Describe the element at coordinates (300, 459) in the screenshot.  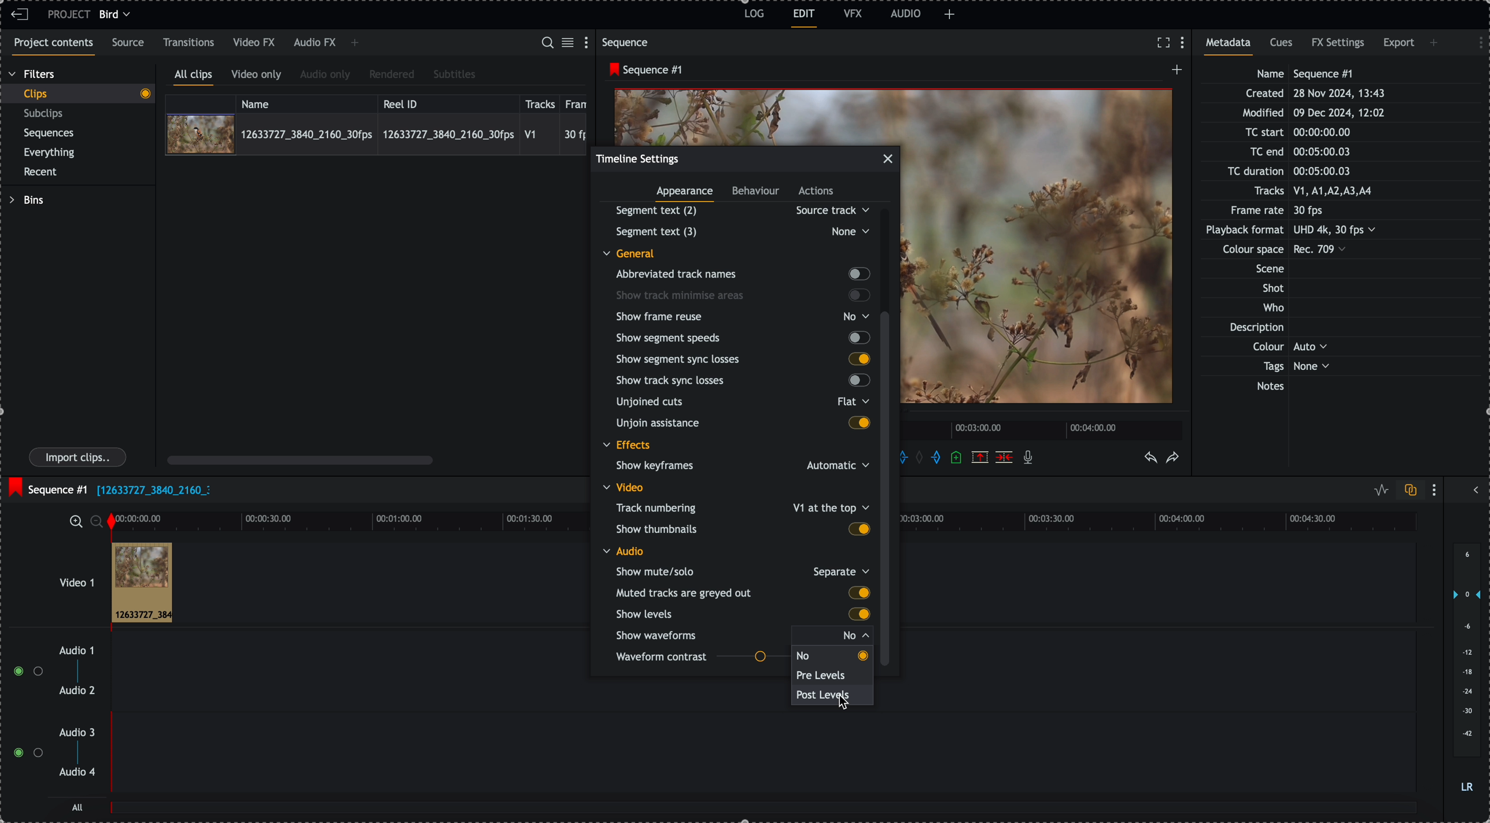
I see `scroll bar` at that location.